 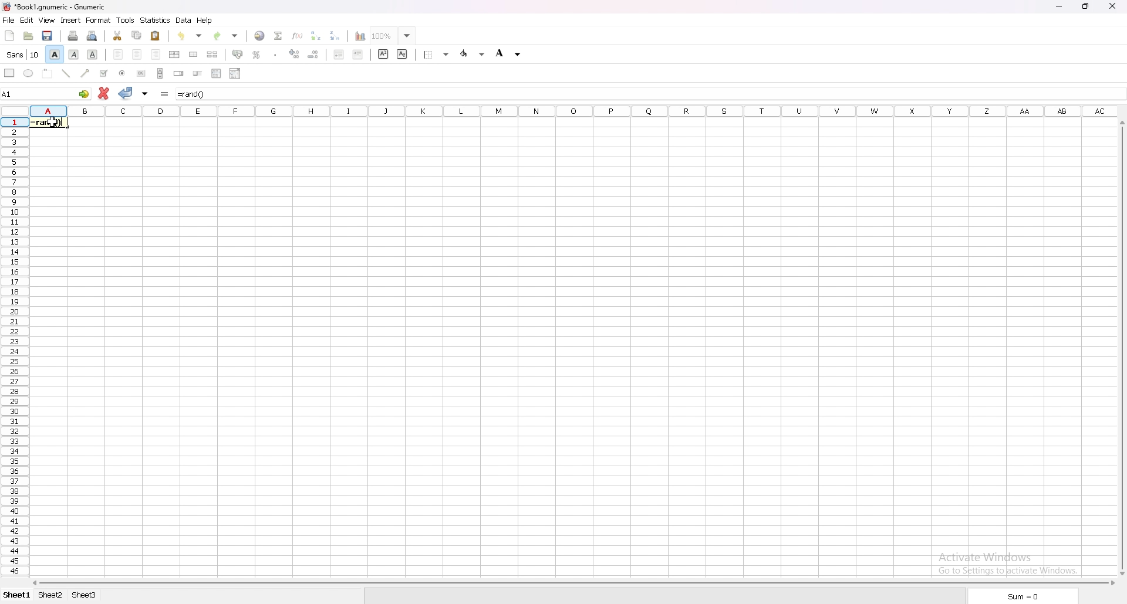 I want to click on decrease decimal, so click(x=314, y=55).